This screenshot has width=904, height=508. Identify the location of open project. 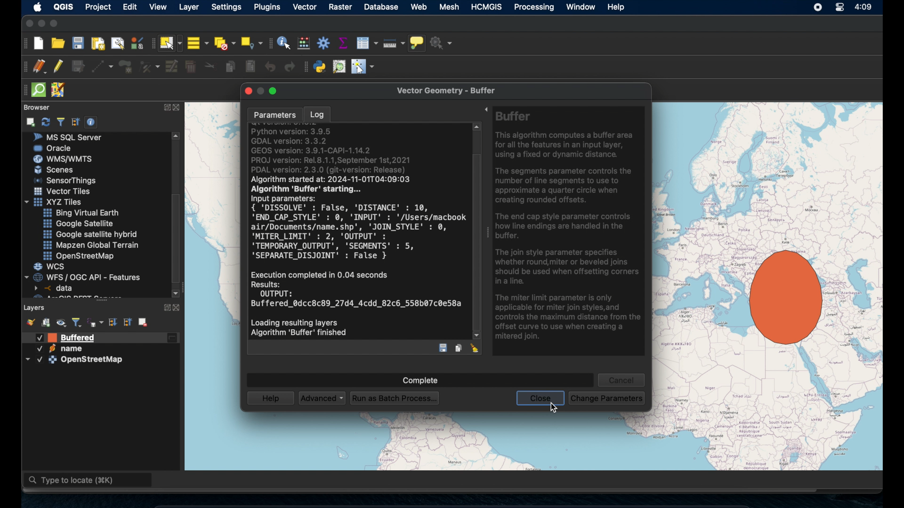
(58, 44).